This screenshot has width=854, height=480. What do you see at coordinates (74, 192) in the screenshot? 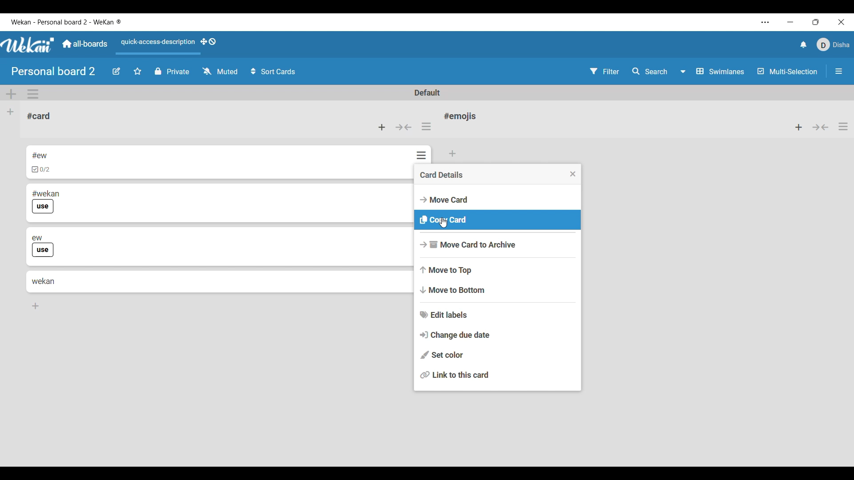
I see `Card 2` at bounding box center [74, 192].